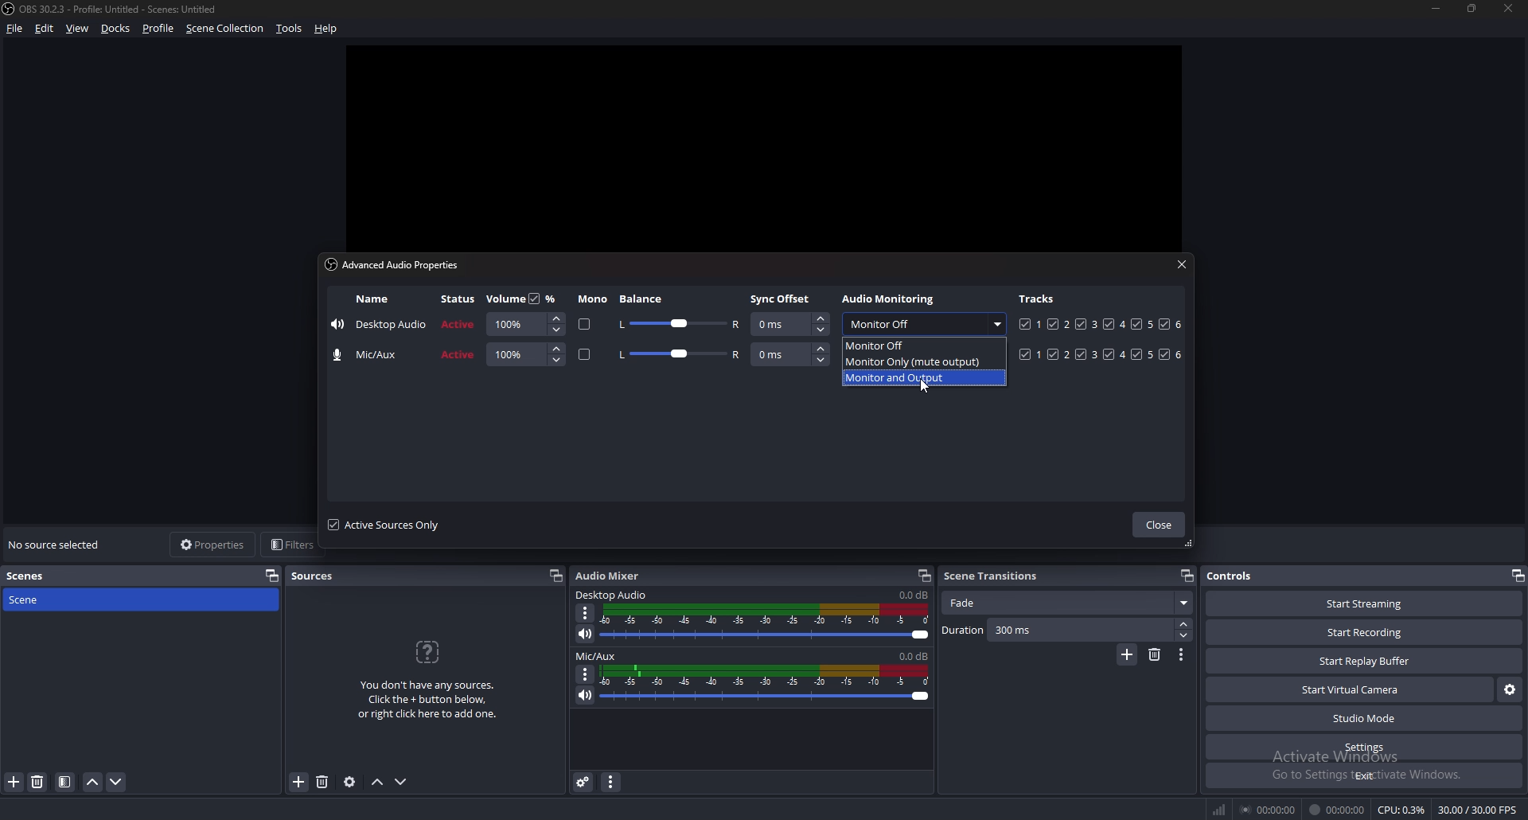 Image resolution: width=1528 pixels, height=820 pixels. Describe the element at coordinates (427, 701) in the screenshot. I see `You don't have any sources.Click the + button below,or right click here to add one.` at that location.